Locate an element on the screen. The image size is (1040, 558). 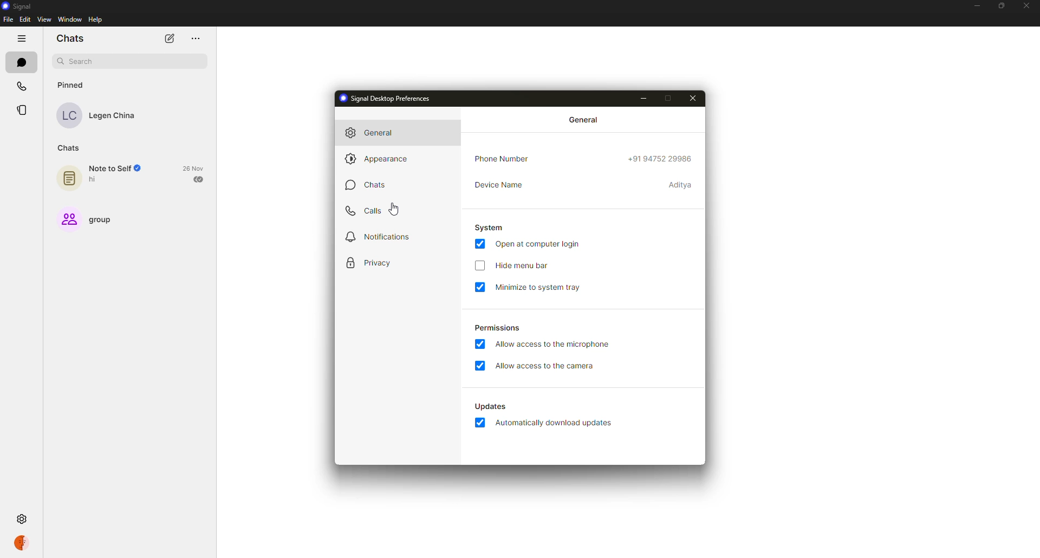
hide menu bar is located at coordinates (522, 267).